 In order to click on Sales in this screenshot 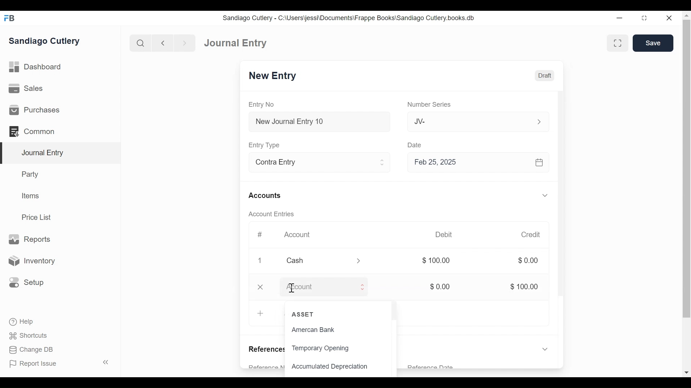, I will do `click(25, 89)`.